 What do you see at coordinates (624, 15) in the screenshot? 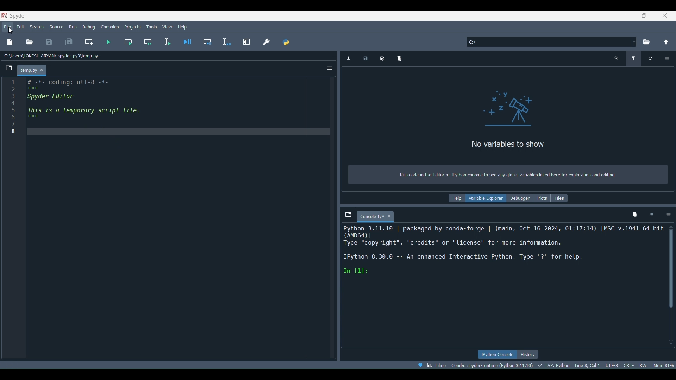
I see `minimize` at bounding box center [624, 15].